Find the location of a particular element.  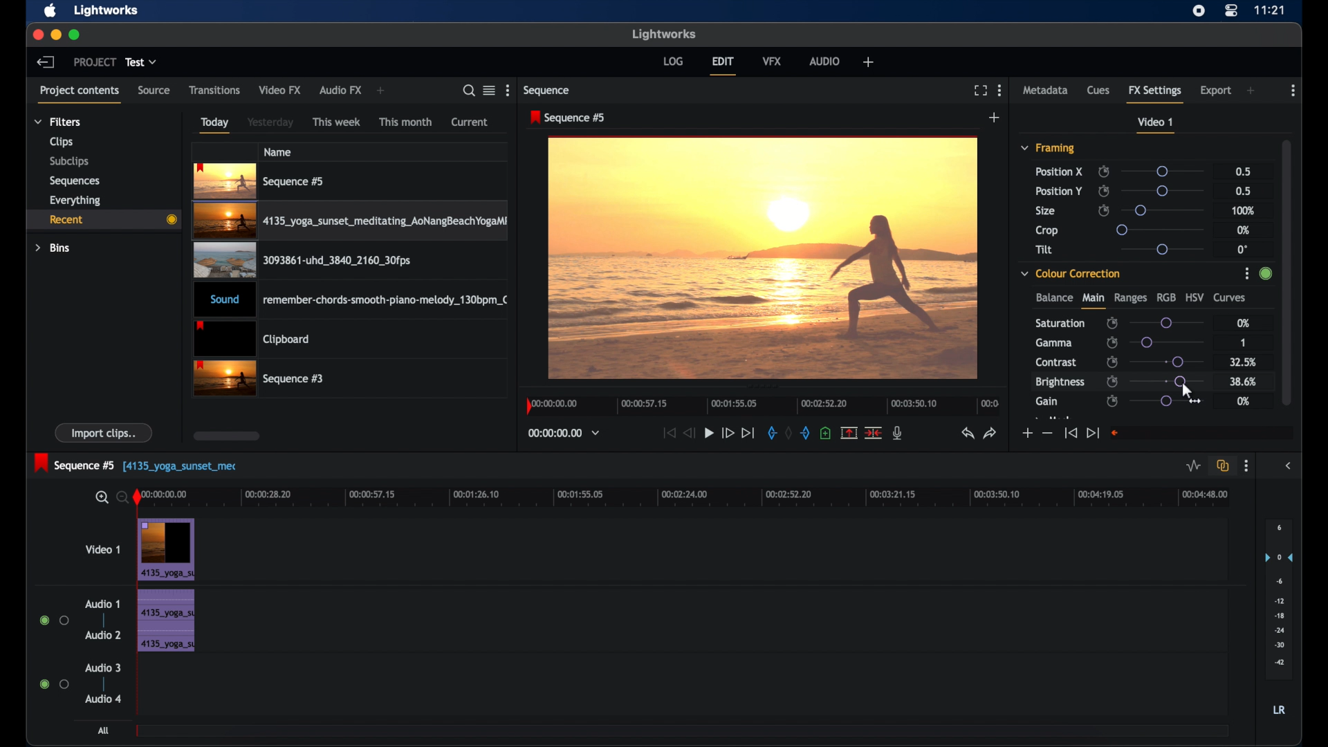

project is located at coordinates (95, 62).